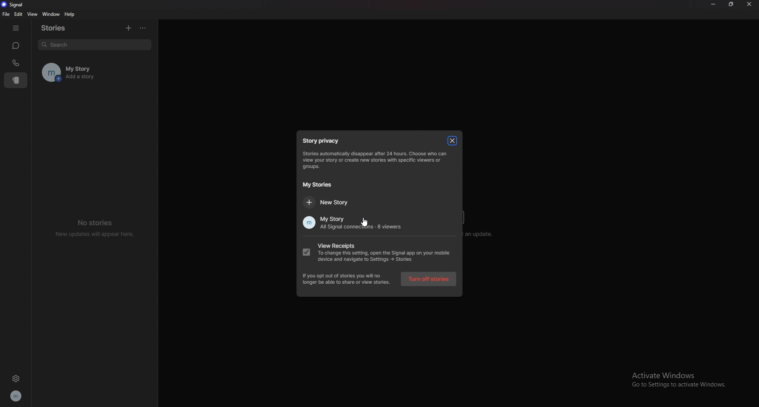 This screenshot has height=407, width=759. I want to click on settings, so click(16, 379).